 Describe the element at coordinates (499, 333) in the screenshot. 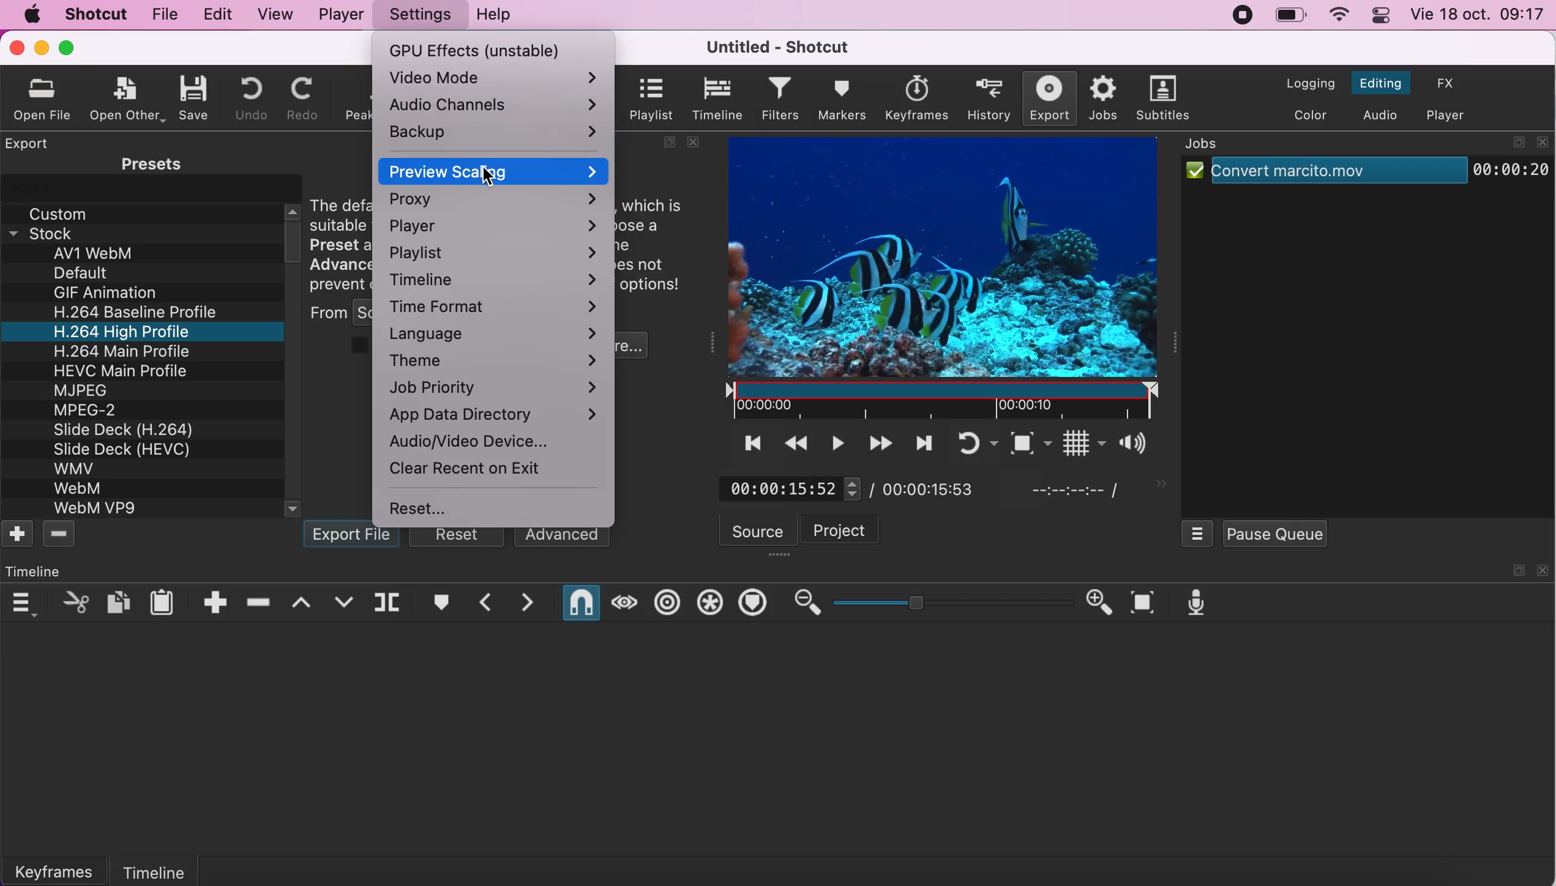

I see `language` at that location.